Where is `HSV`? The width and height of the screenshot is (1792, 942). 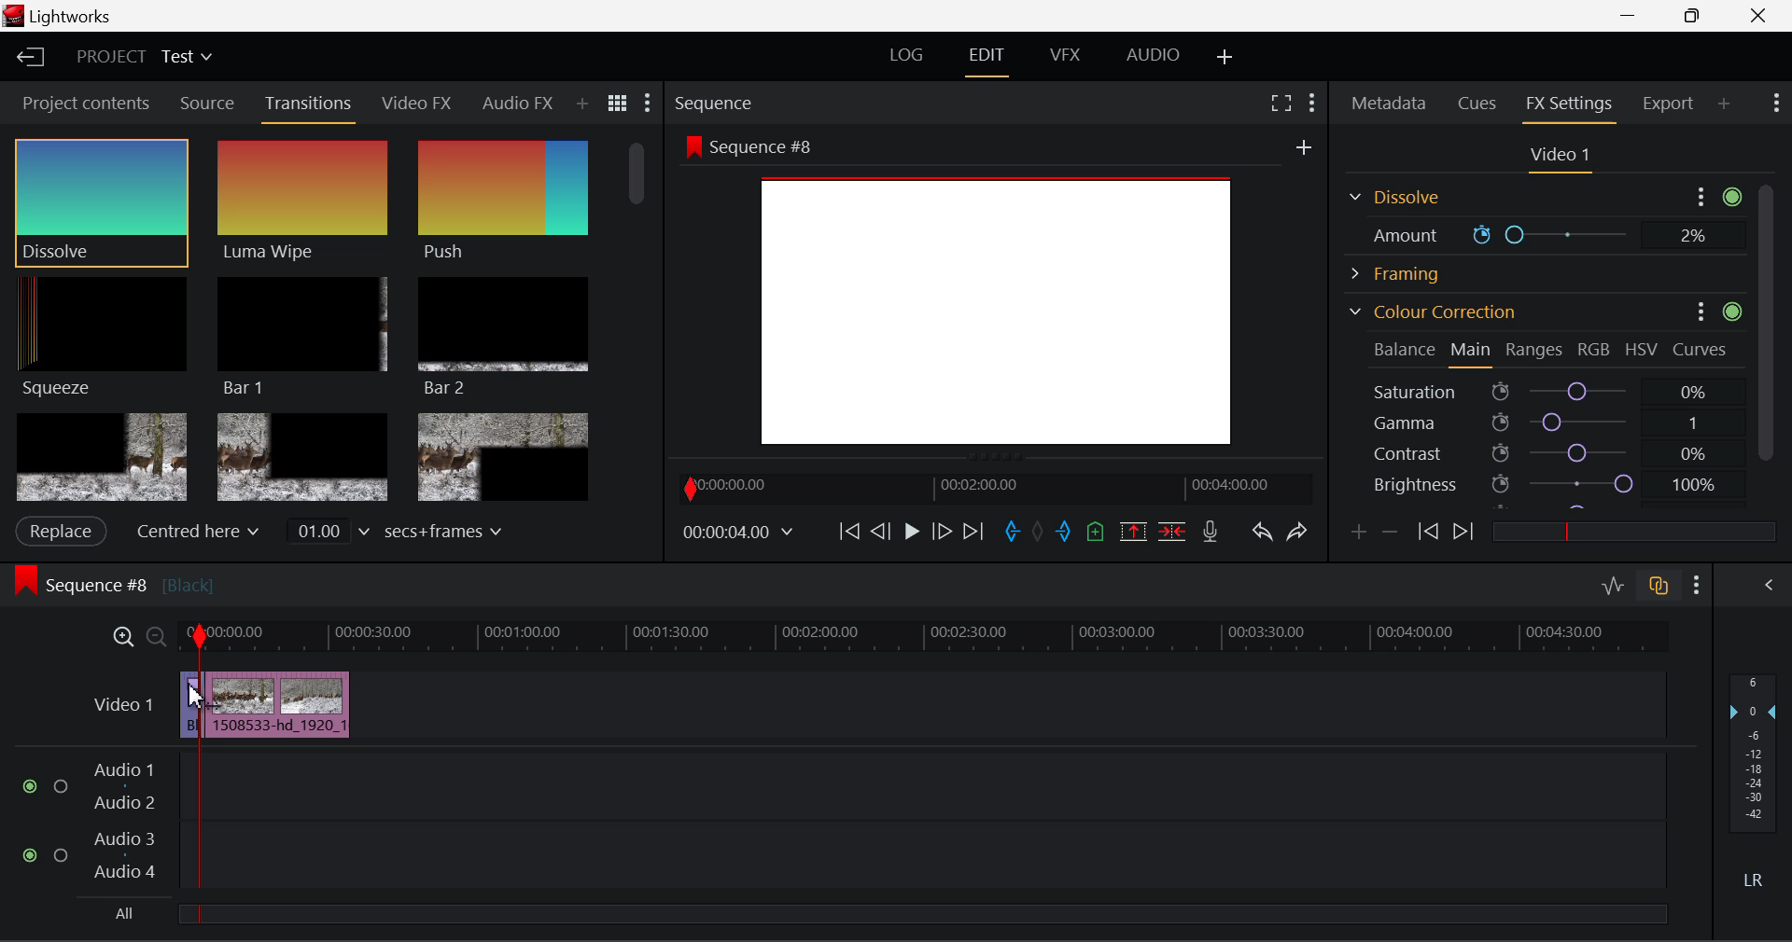 HSV is located at coordinates (1641, 350).